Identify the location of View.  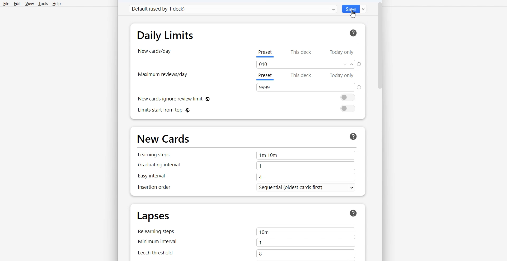
(29, 4).